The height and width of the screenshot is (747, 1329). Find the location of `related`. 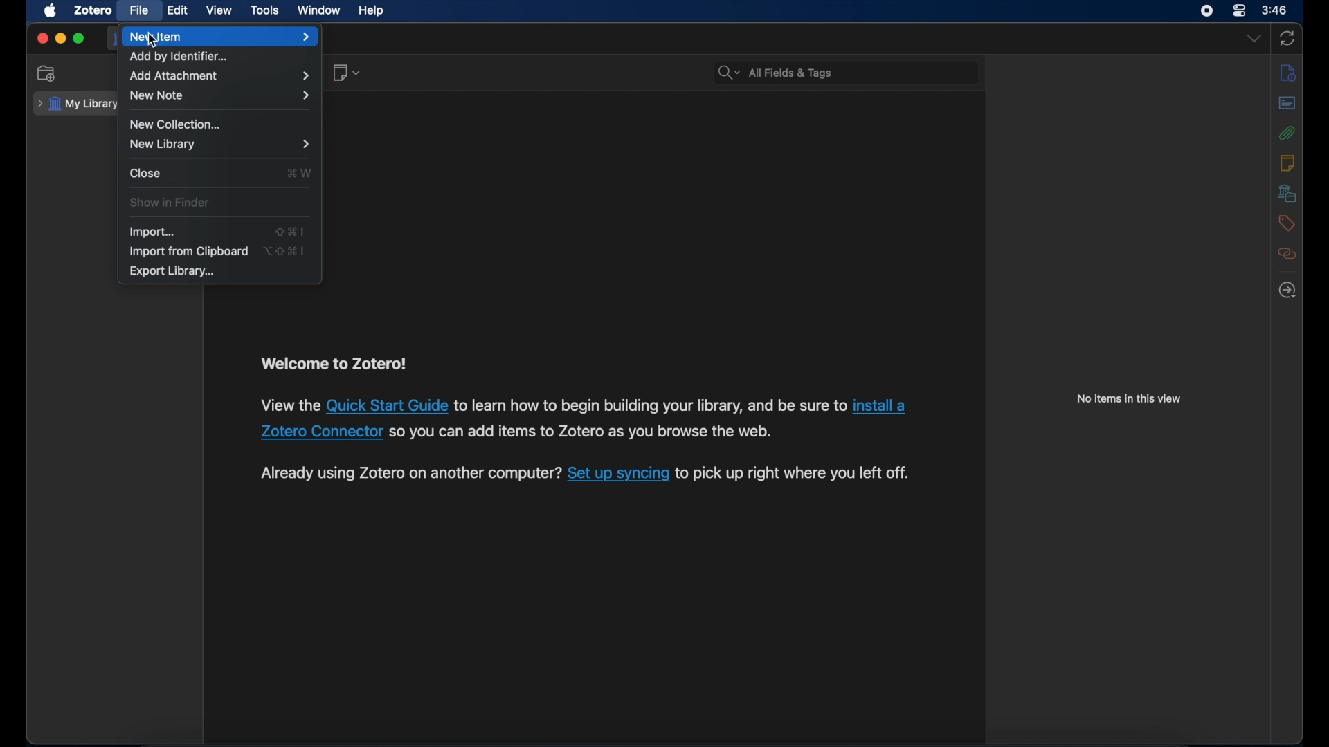

related is located at coordinates (1287, 254).